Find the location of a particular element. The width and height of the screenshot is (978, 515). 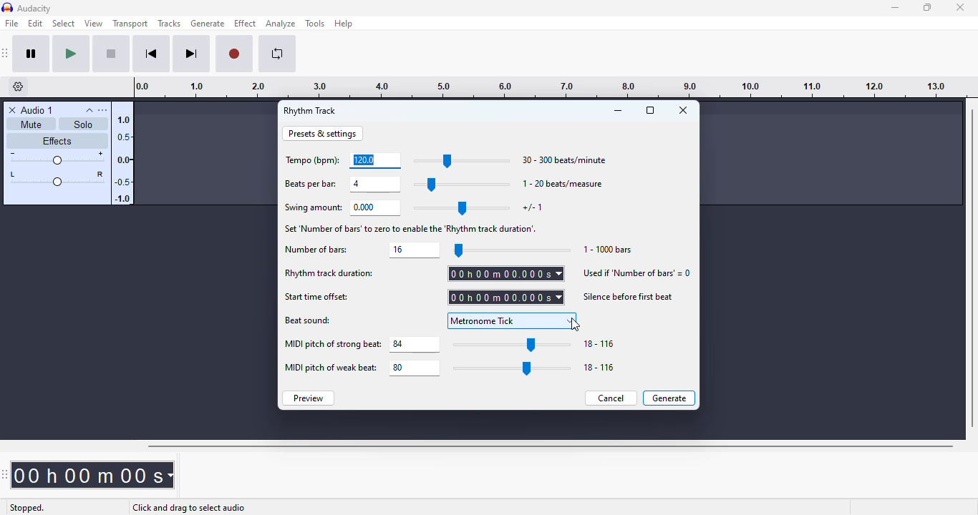

minimize is located at coordinates (896, 8).